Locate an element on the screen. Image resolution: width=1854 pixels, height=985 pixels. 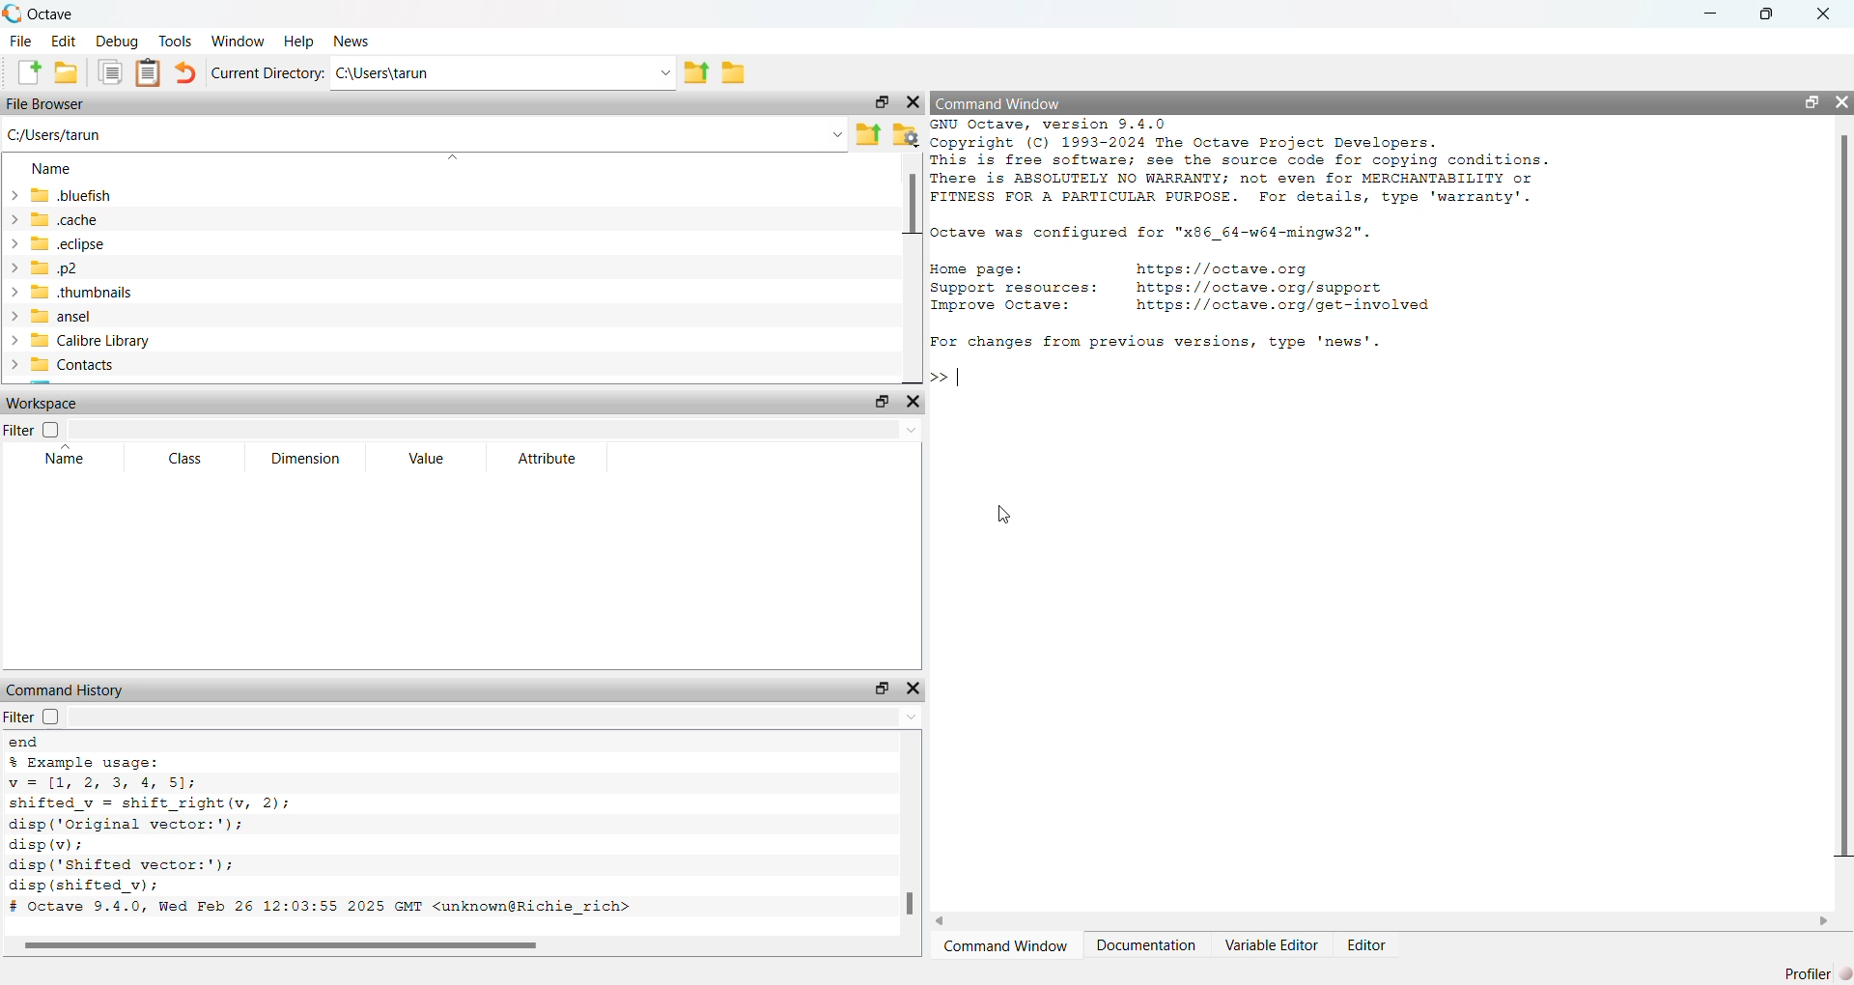
unlock widget is located at coordinates (877, 687).